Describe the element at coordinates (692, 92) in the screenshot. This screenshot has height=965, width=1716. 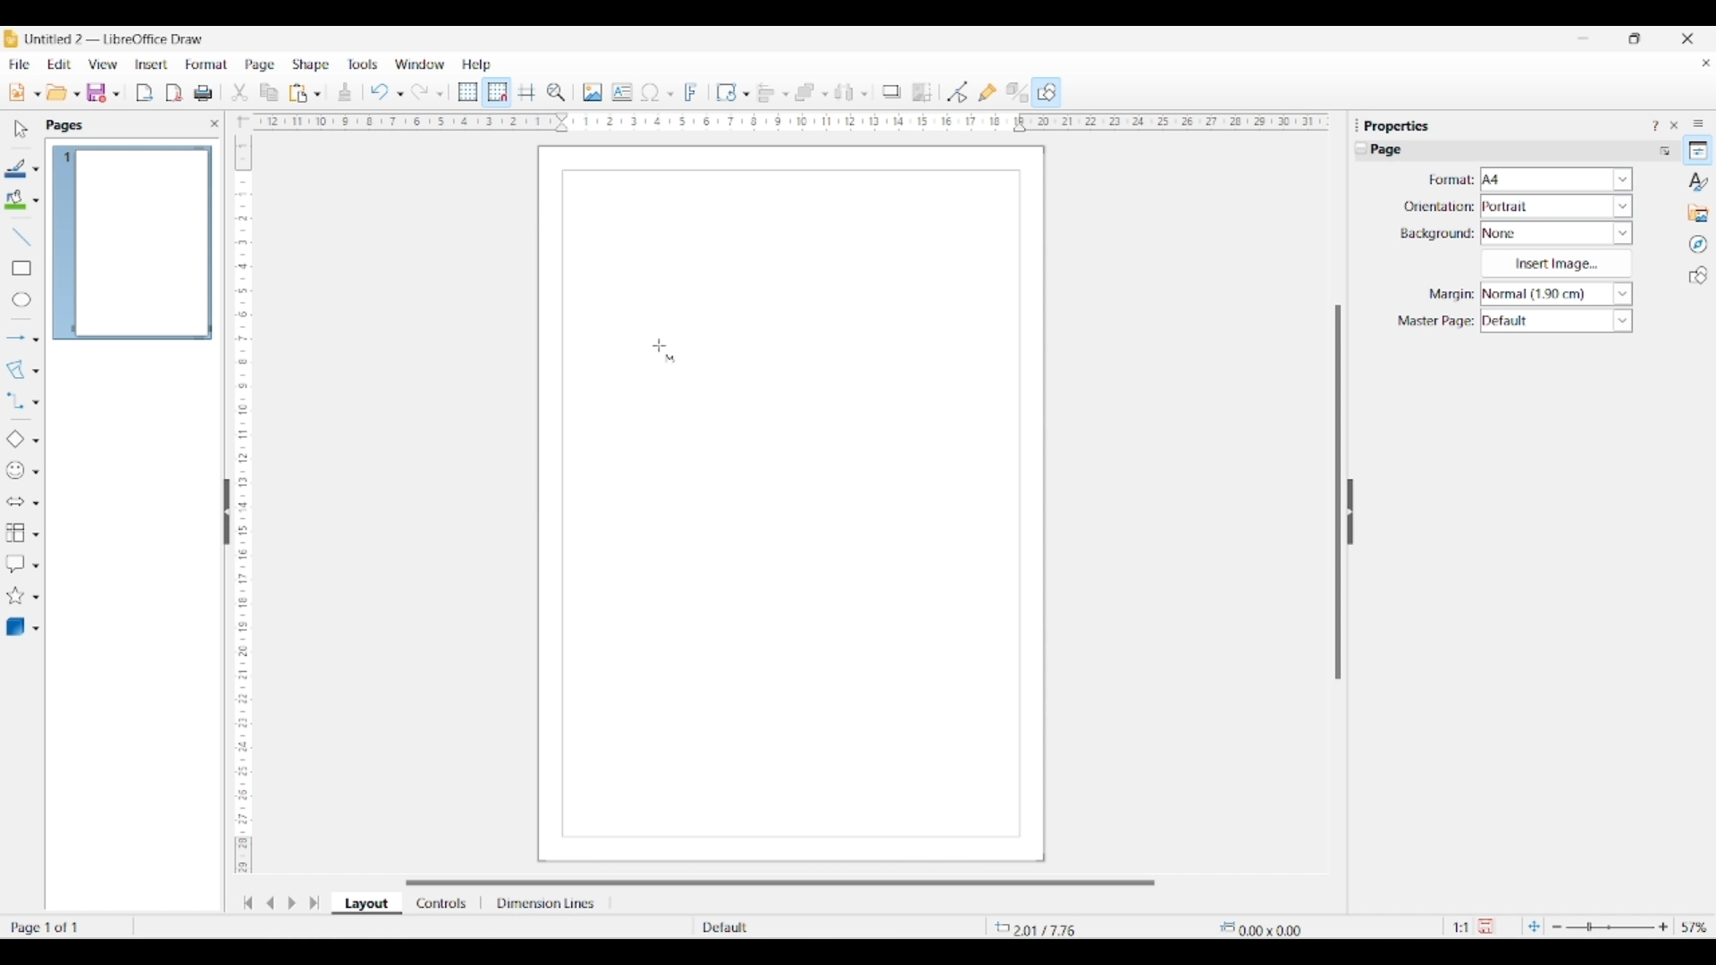
I see `Insert fontwork text` at that location.